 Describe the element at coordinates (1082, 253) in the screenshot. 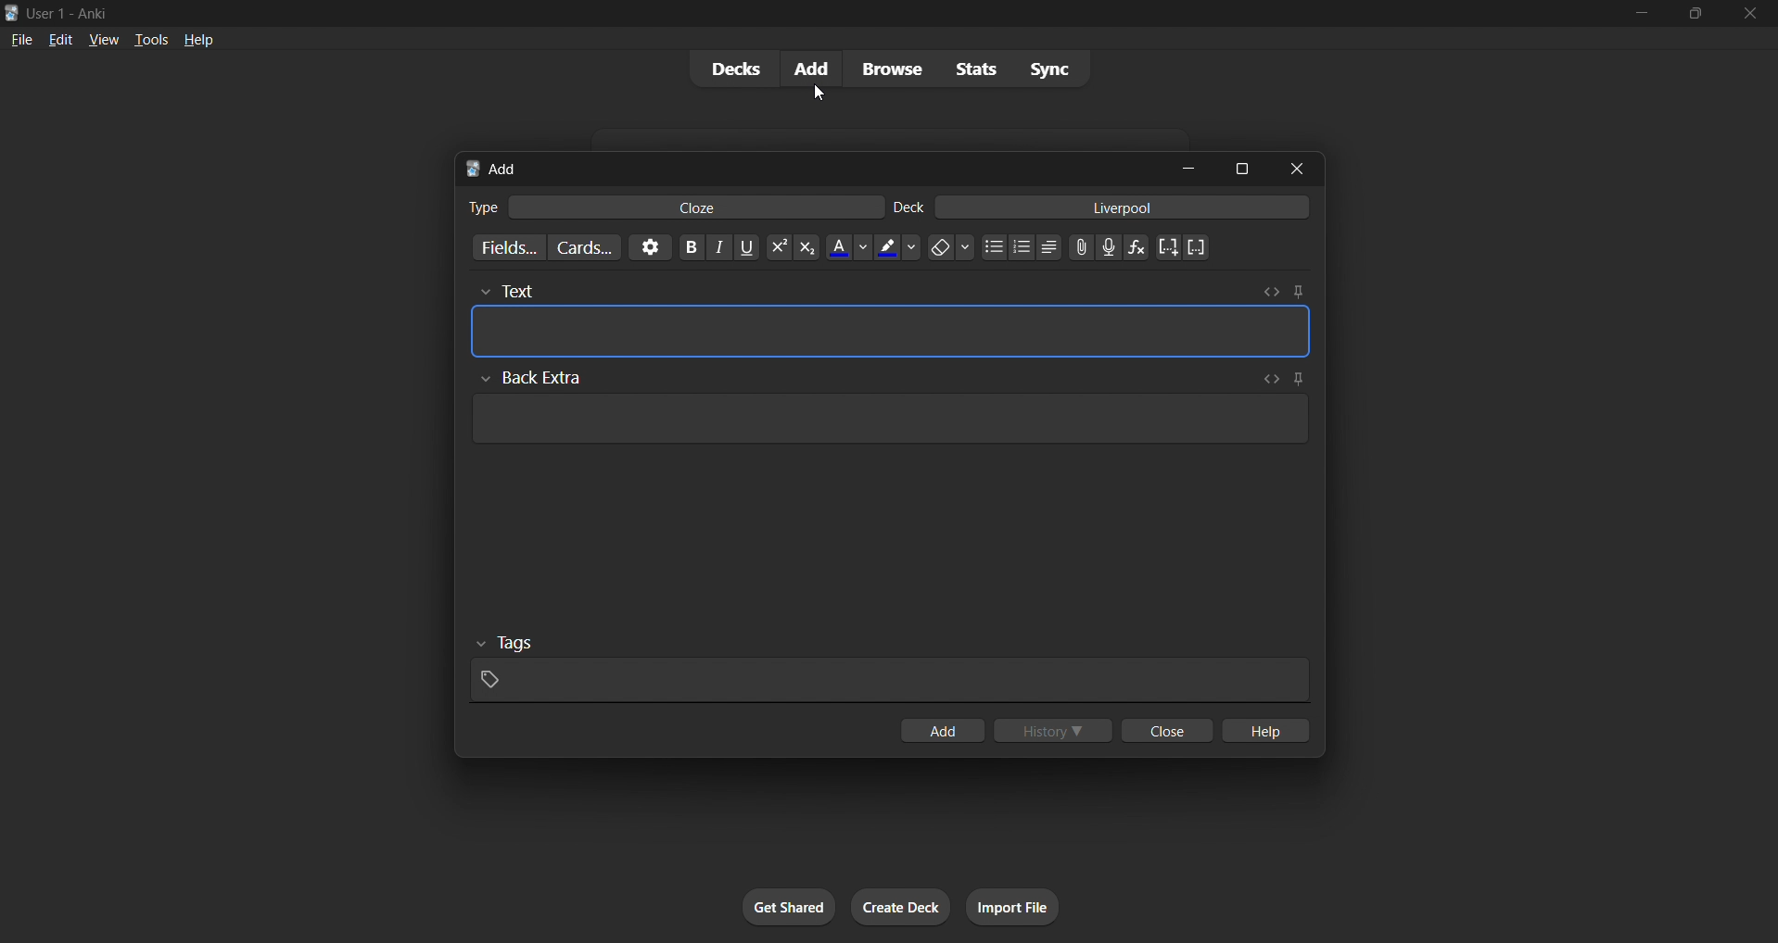

I see `insert images` at that location.